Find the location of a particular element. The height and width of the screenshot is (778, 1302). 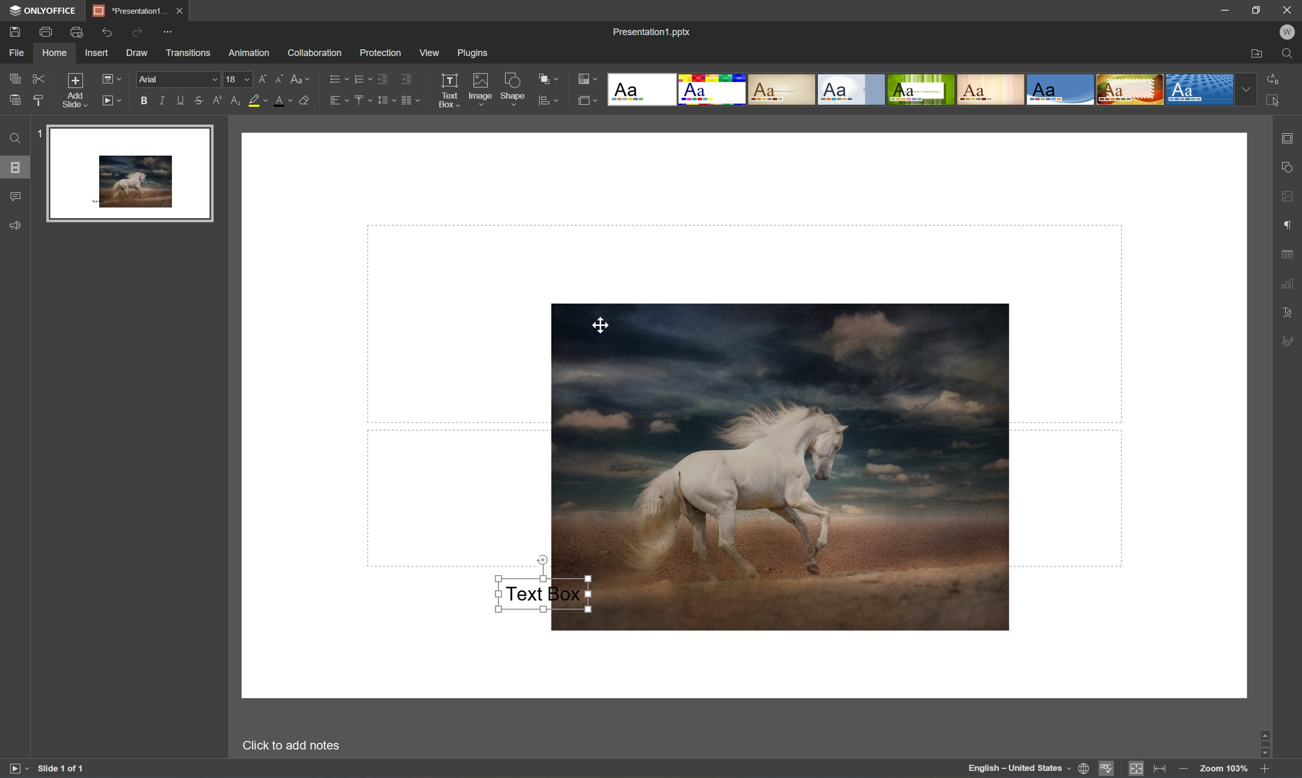

Green Leaf is located at coordinates (920, 90).